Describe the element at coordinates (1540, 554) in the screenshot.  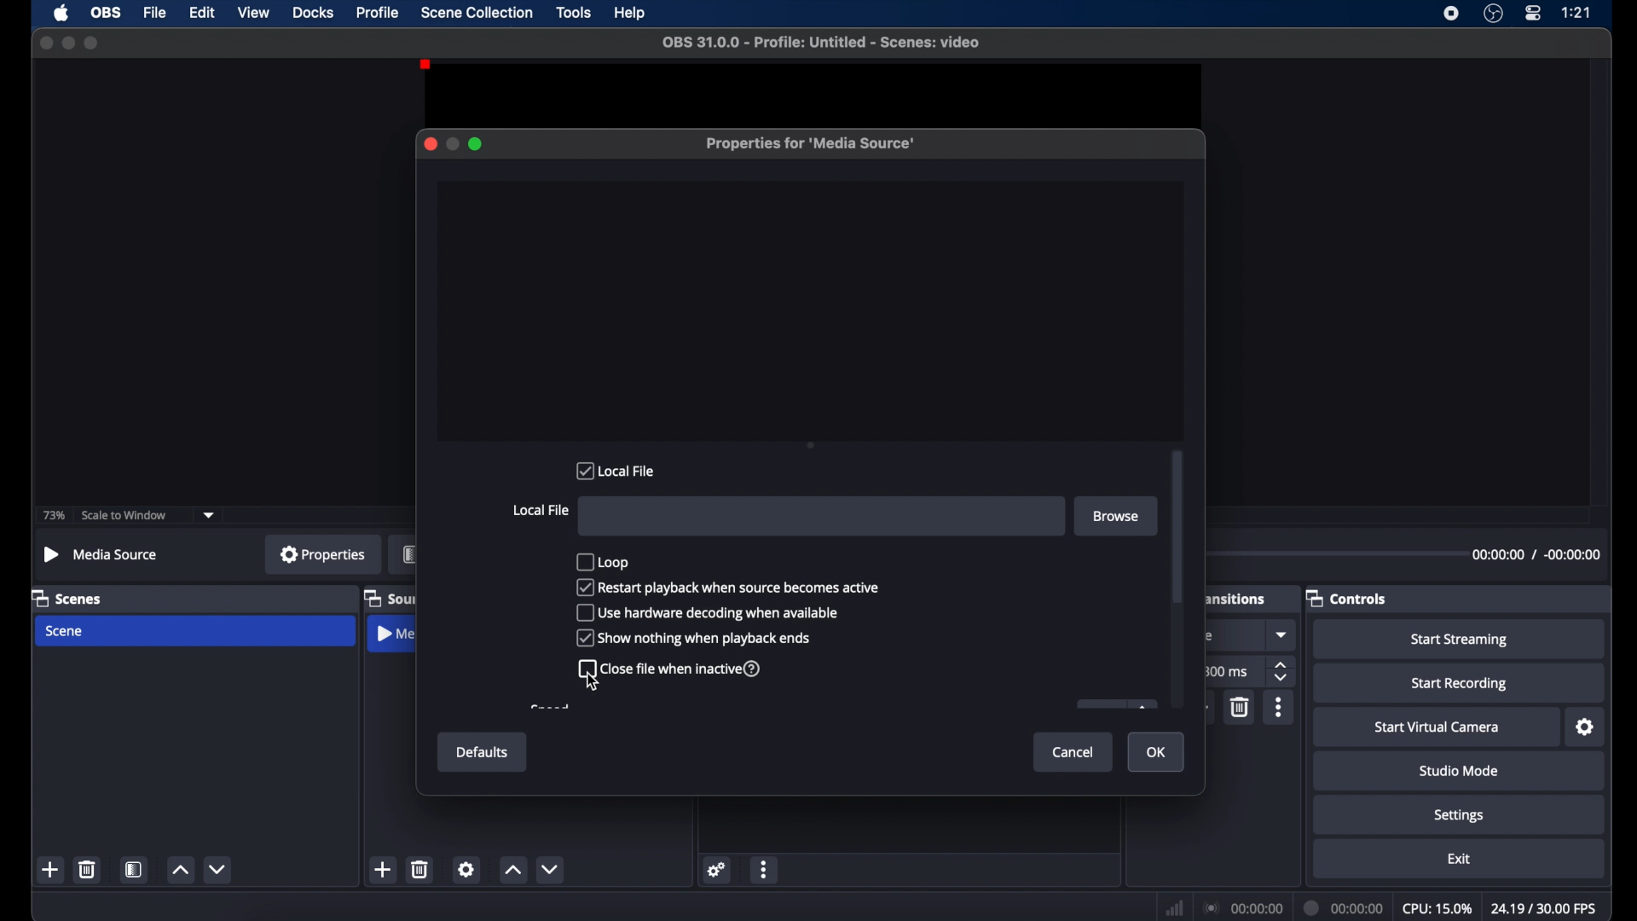
I see `timestamp` at that location.